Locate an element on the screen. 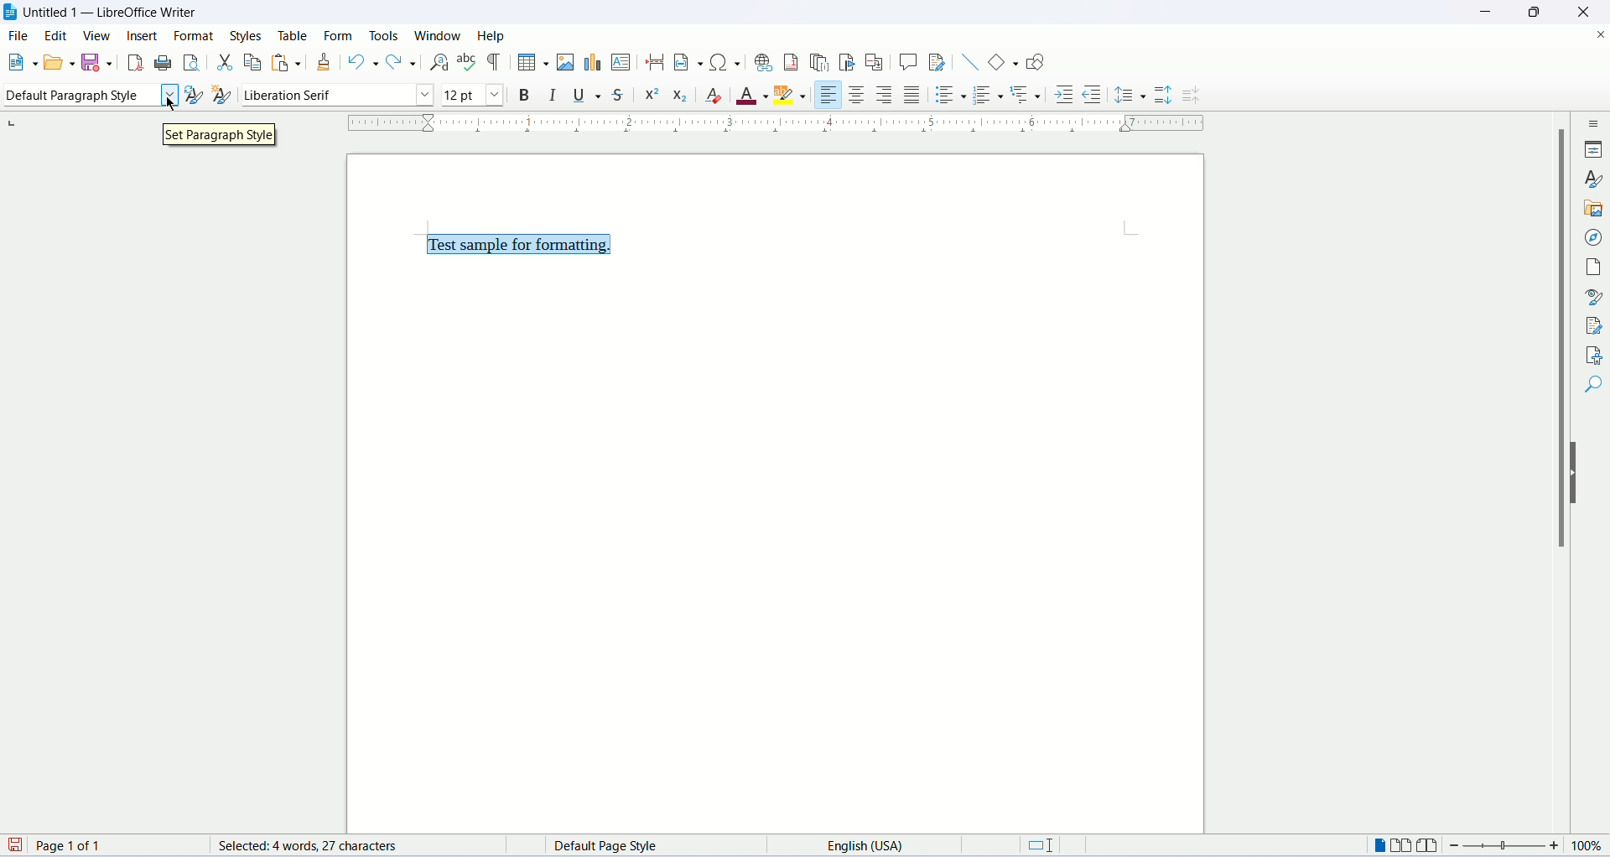 The height and width of the screenshot is (857, 1610). style inspector is located at coordinates (1594, 297).